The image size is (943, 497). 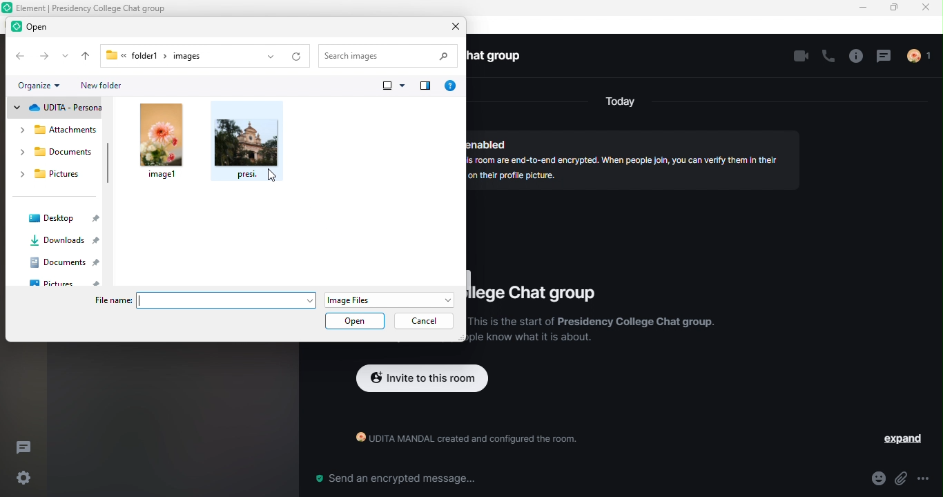 I want to click on close, so click(x=928, y=10).